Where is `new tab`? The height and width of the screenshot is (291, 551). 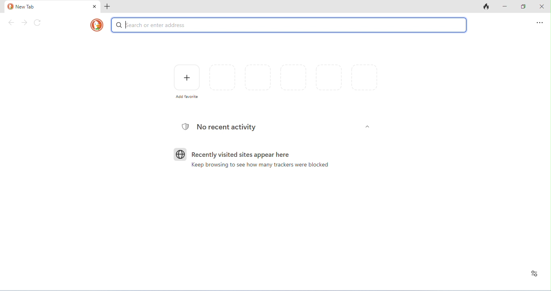
new tab is located at coordinates (48, 7).